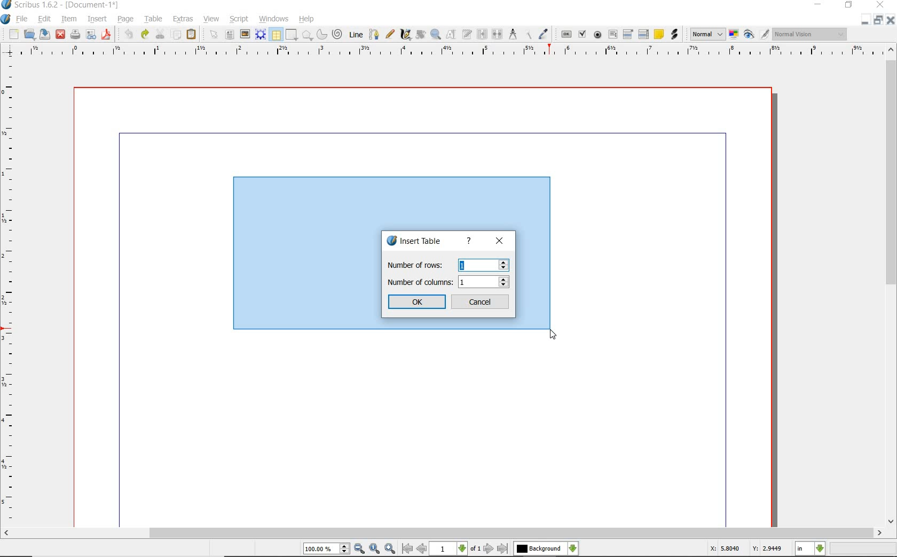  What do you see at coordinates (290, 35) in the screenshot?
I see `shape` at bounding box center [290, 35].